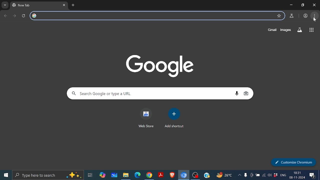  What do you see at coordinates (225, 176) in the screenshot?
I see `weather` at bounding box center [225, 176].